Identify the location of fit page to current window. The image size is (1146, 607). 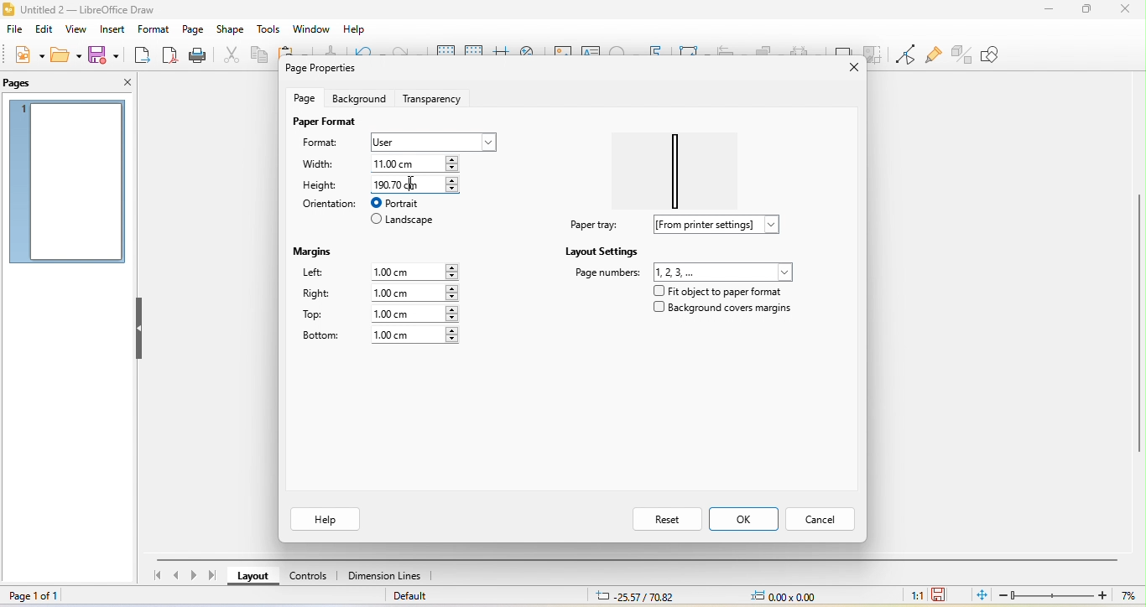
(981, 594).